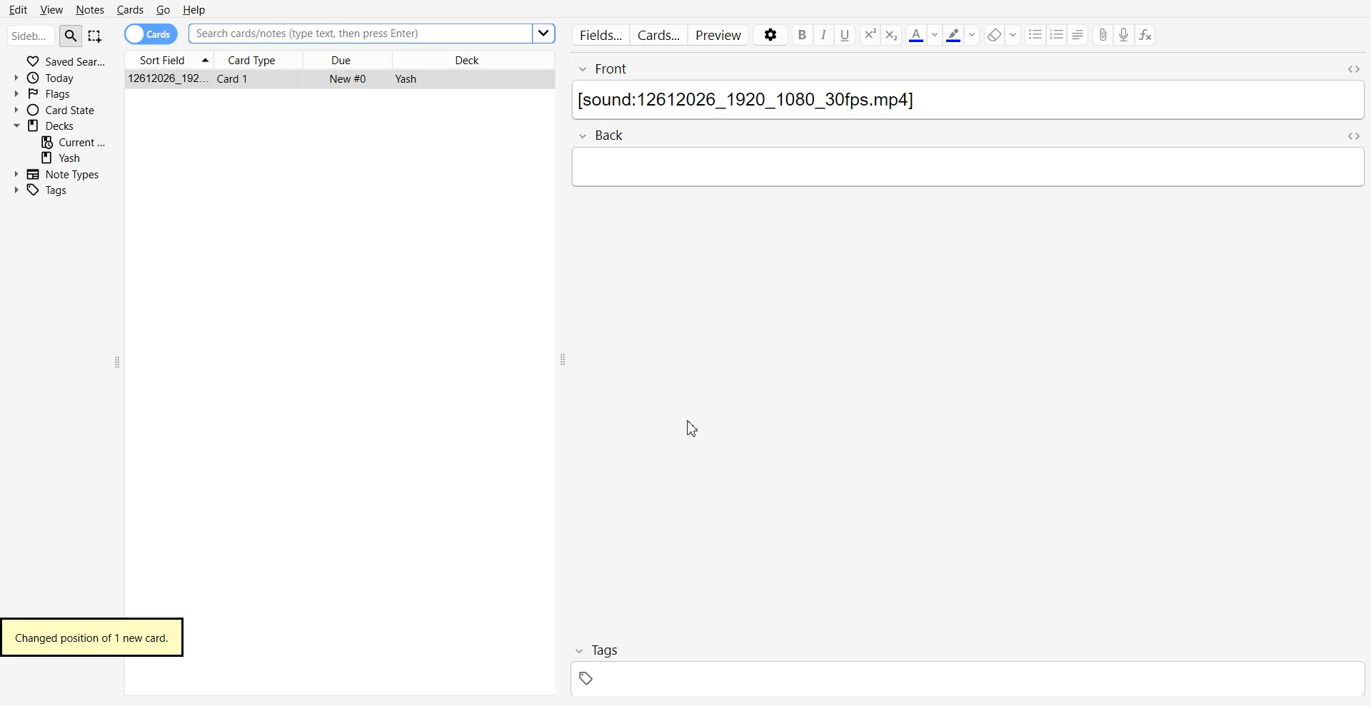 The image size is (1371, 706). I want to click on Cards, so click(131, 9).